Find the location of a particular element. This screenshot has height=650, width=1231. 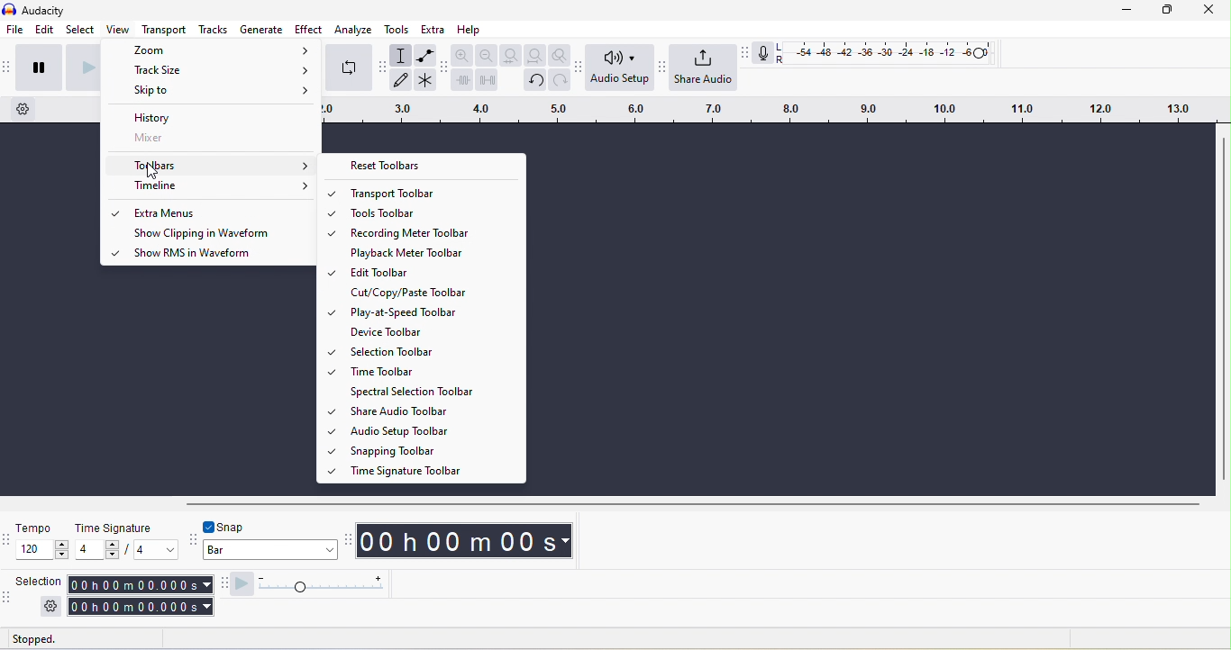

snapping toolbar is located at coordinates (192, 541).